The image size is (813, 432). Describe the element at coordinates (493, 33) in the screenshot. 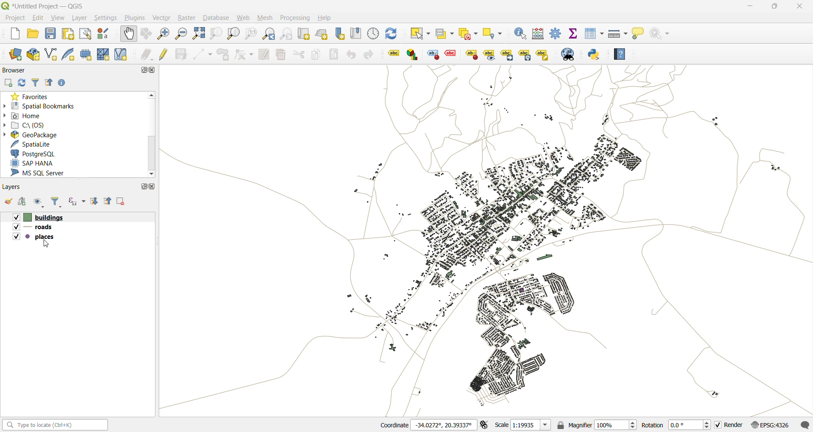

I see `select location` at that location.